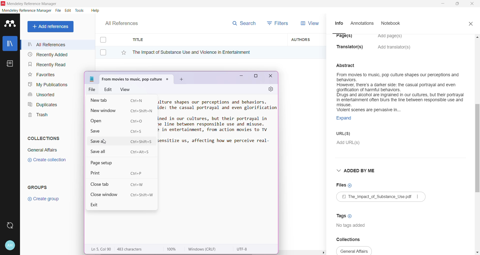 The width and height of the screenshot is (480, 255). What do you see at coordinates (27, 10) in the screenshot?
I see `Mendeley Reference Manager` at bounding box center [27, 10].